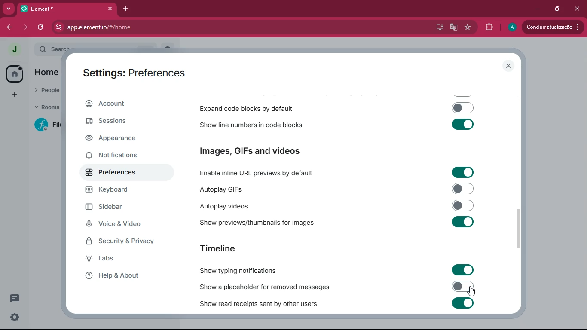 The image size is (587, 330). What do you see at coordinates (110, 9) in the screenshot?
I see `close tab` at bounding box center [110, 9].